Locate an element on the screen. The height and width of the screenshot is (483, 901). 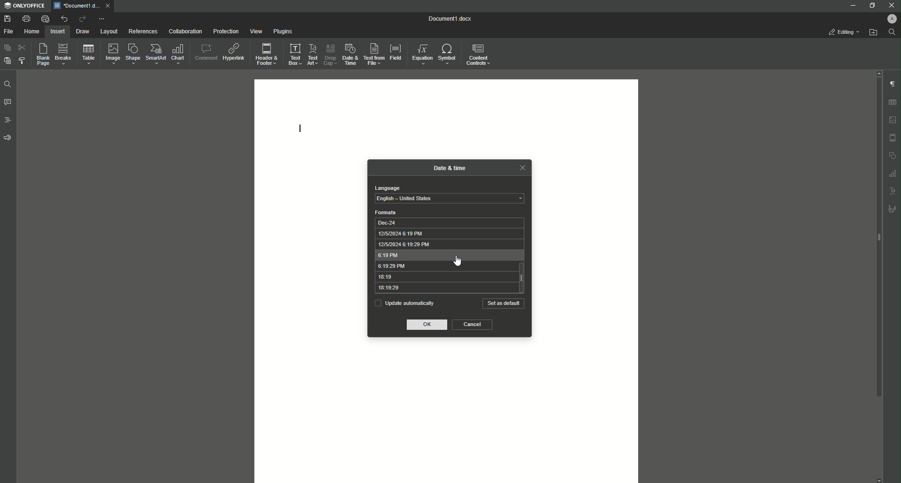
Quick print is located at coordinates (45, 19).